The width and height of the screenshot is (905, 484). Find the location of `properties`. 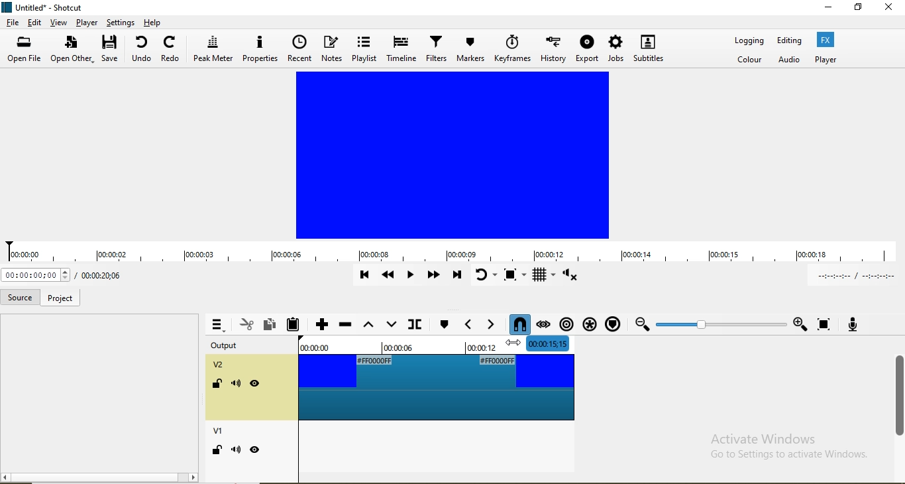

properties is located at coordinates (260, 49).